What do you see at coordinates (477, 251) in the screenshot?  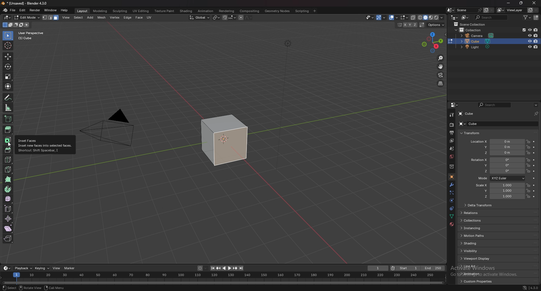 I see `visibility` at bounding box center [477, 251].